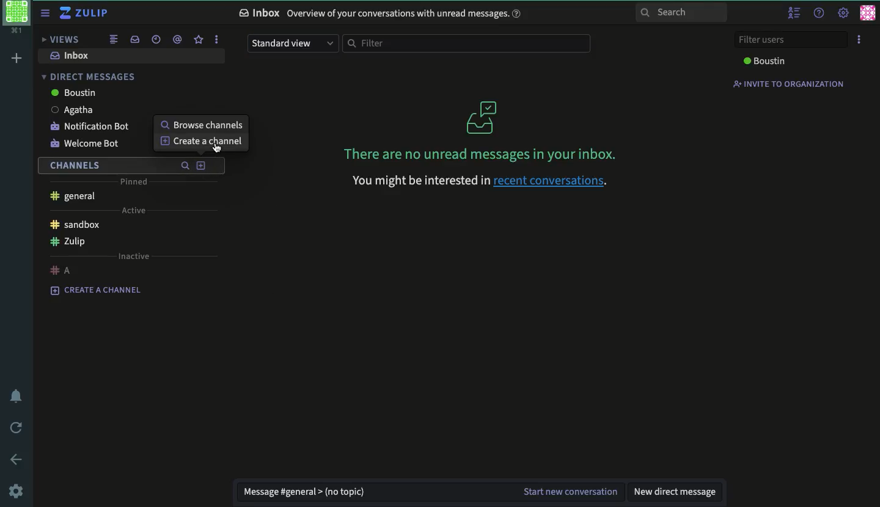 The height and width of the screenshot is (507, 880). What do you see at coordinates (469, 43) in the screenshot?
I see `filter` at bounding box center [469, 43].